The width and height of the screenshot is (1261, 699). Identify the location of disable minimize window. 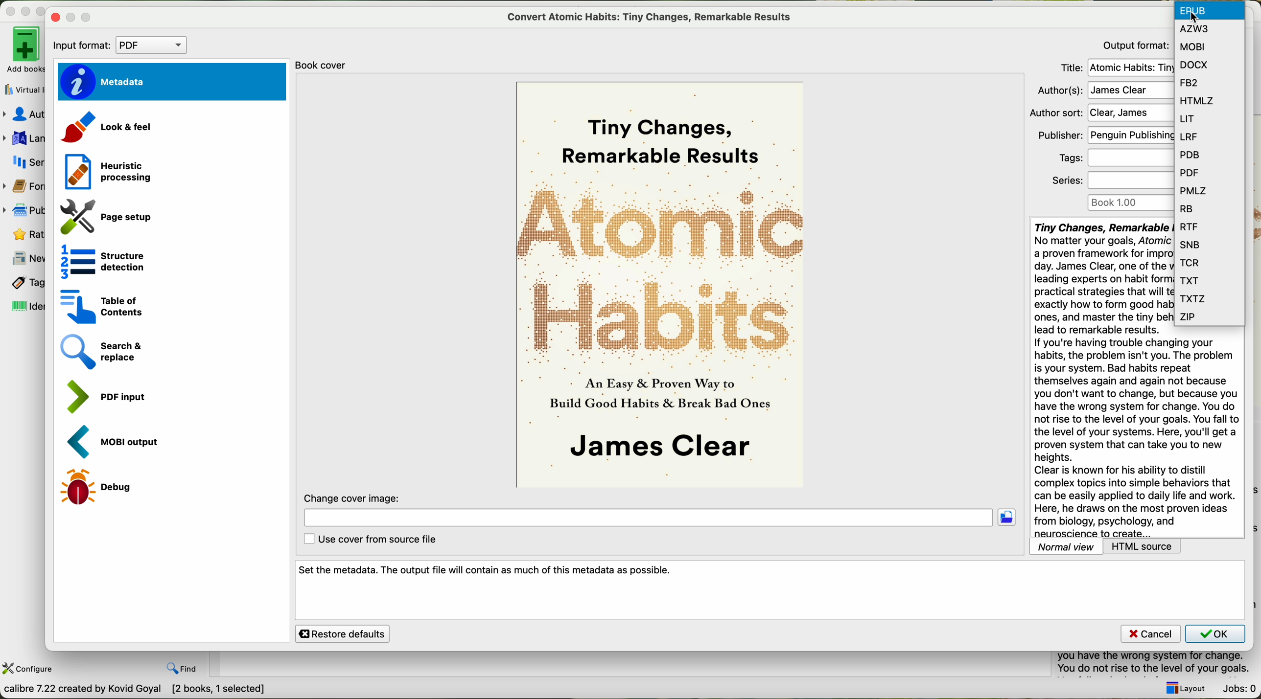
(72, 17).